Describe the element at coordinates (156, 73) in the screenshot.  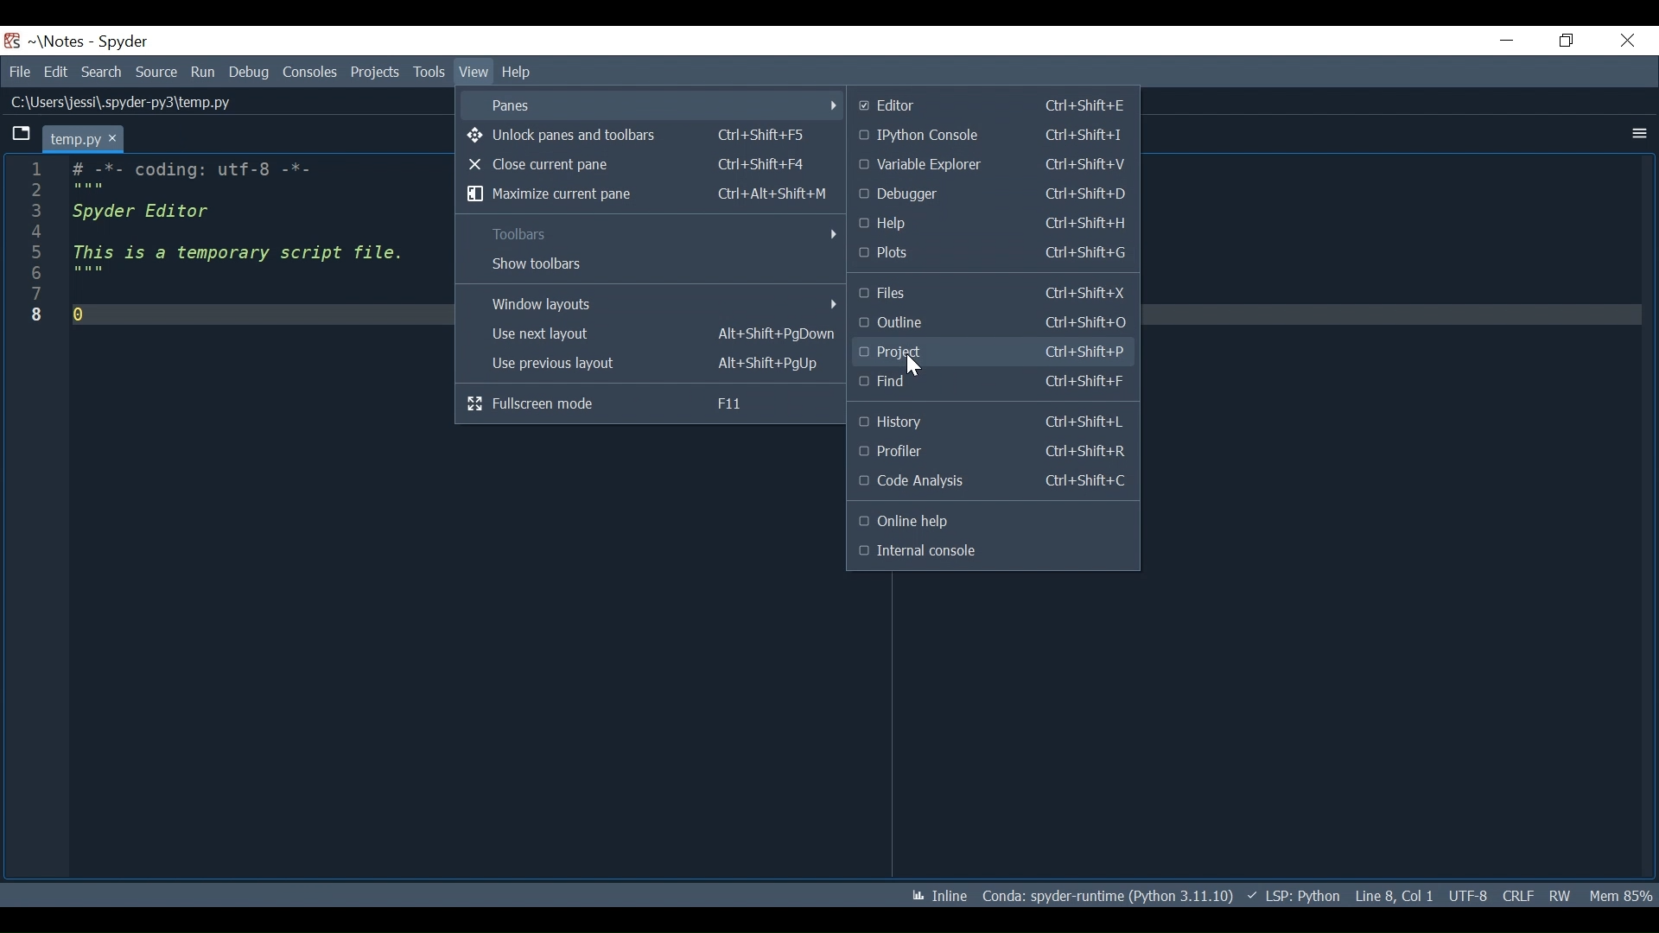
I see `Source` at that location.